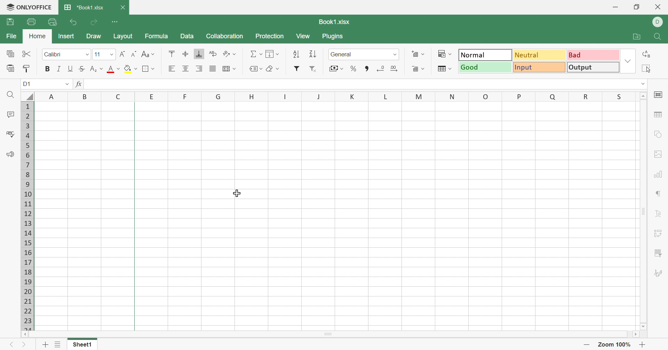  What do you see at coordinates (136, 69) in the screenshot?
I see `Drop Down` at bounding box center [136, 69].